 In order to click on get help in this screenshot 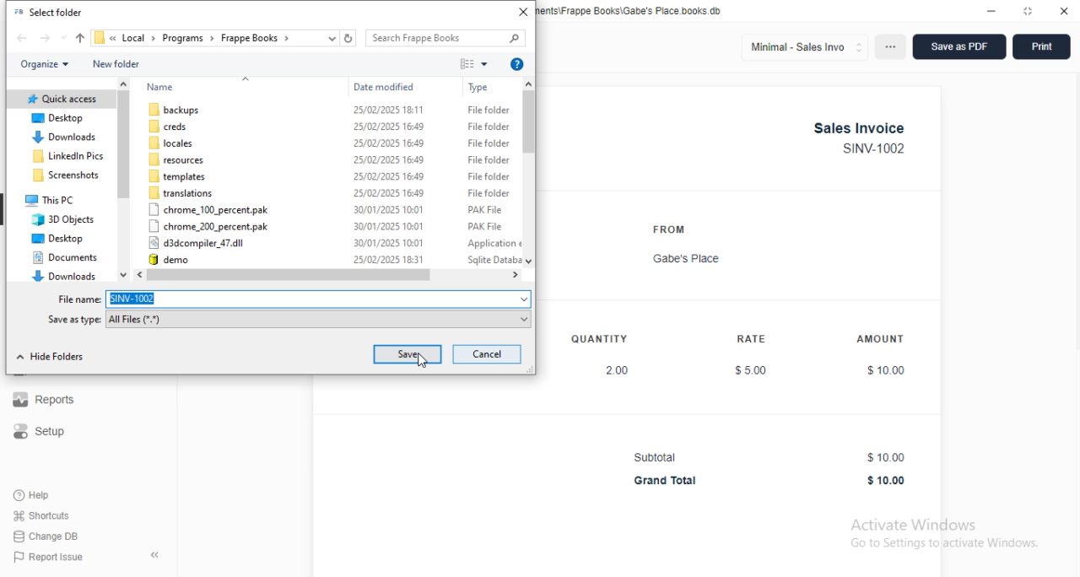, I will do `click(517, 64)`.